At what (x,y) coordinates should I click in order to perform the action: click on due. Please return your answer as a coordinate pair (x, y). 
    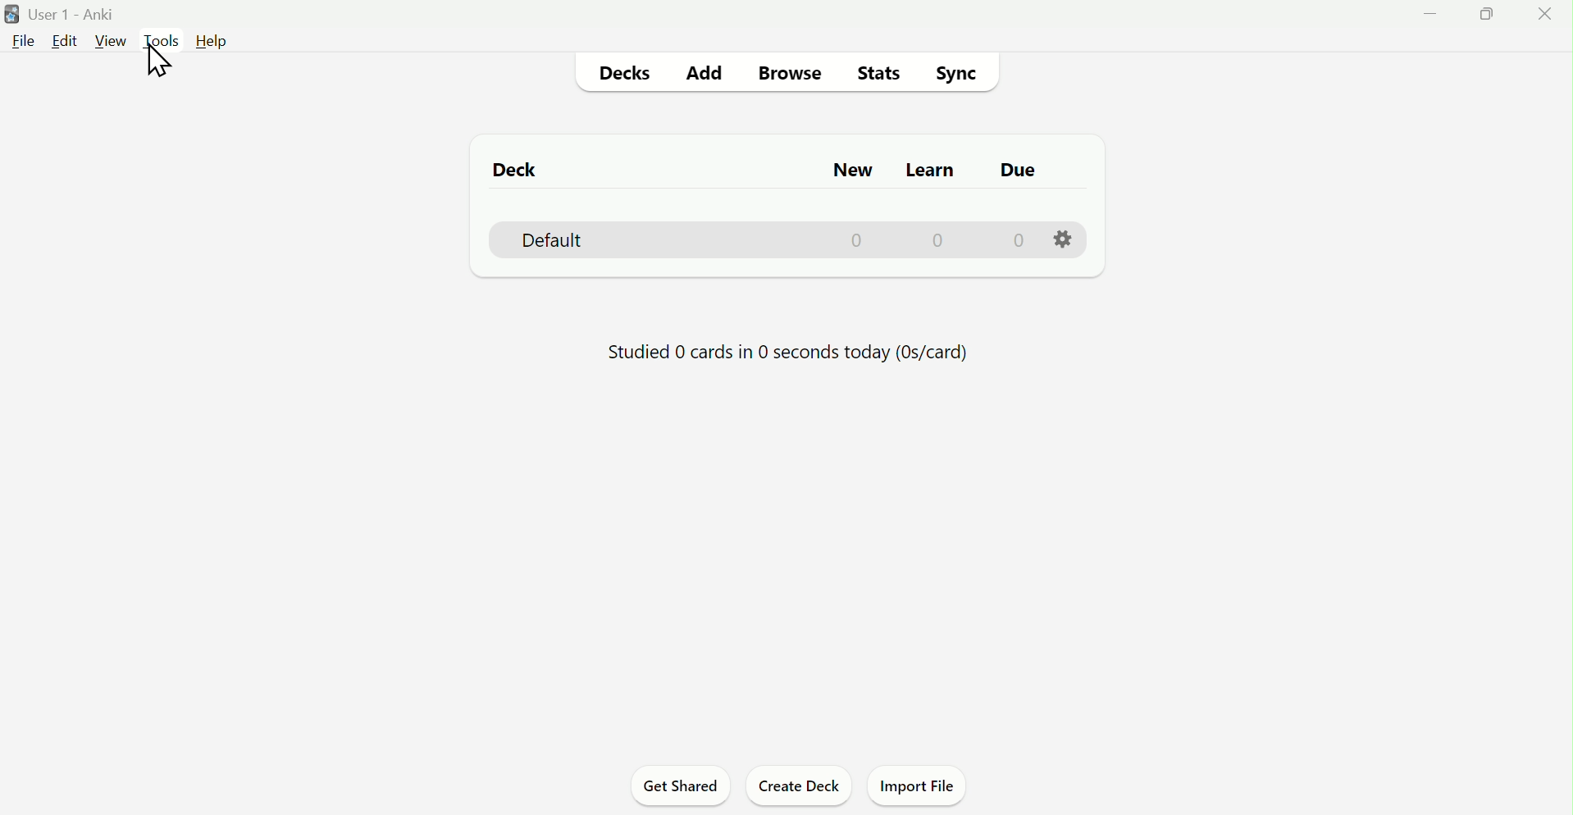
    Looking at the image, I should click on (1015, 178).